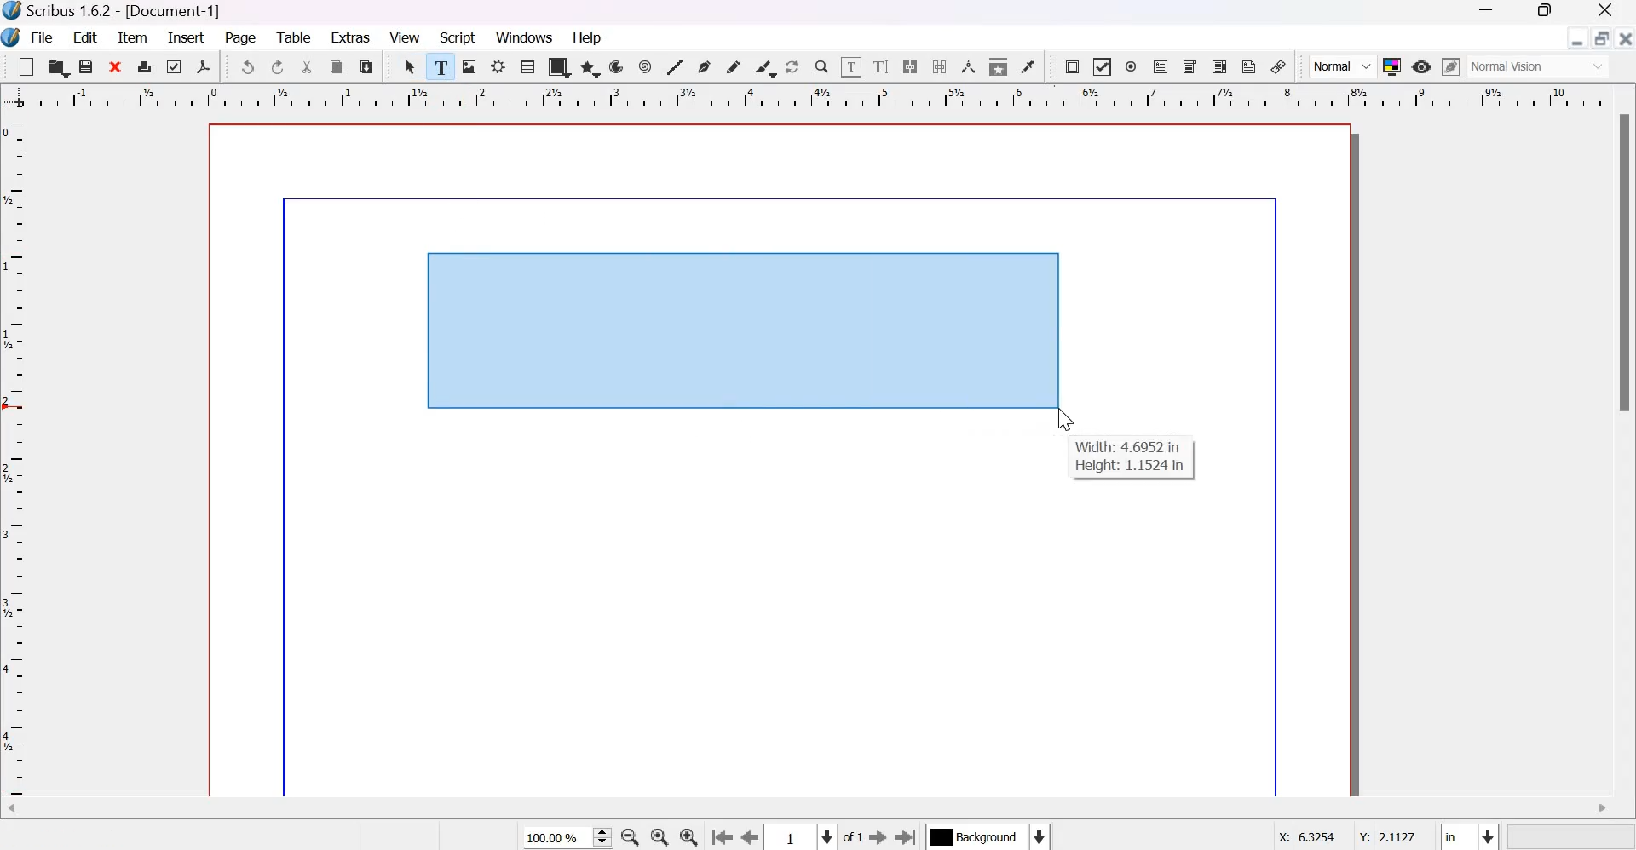  Describe the element at coordinates (910, 66) in the screenshot. I see `Link text frames` at that location.